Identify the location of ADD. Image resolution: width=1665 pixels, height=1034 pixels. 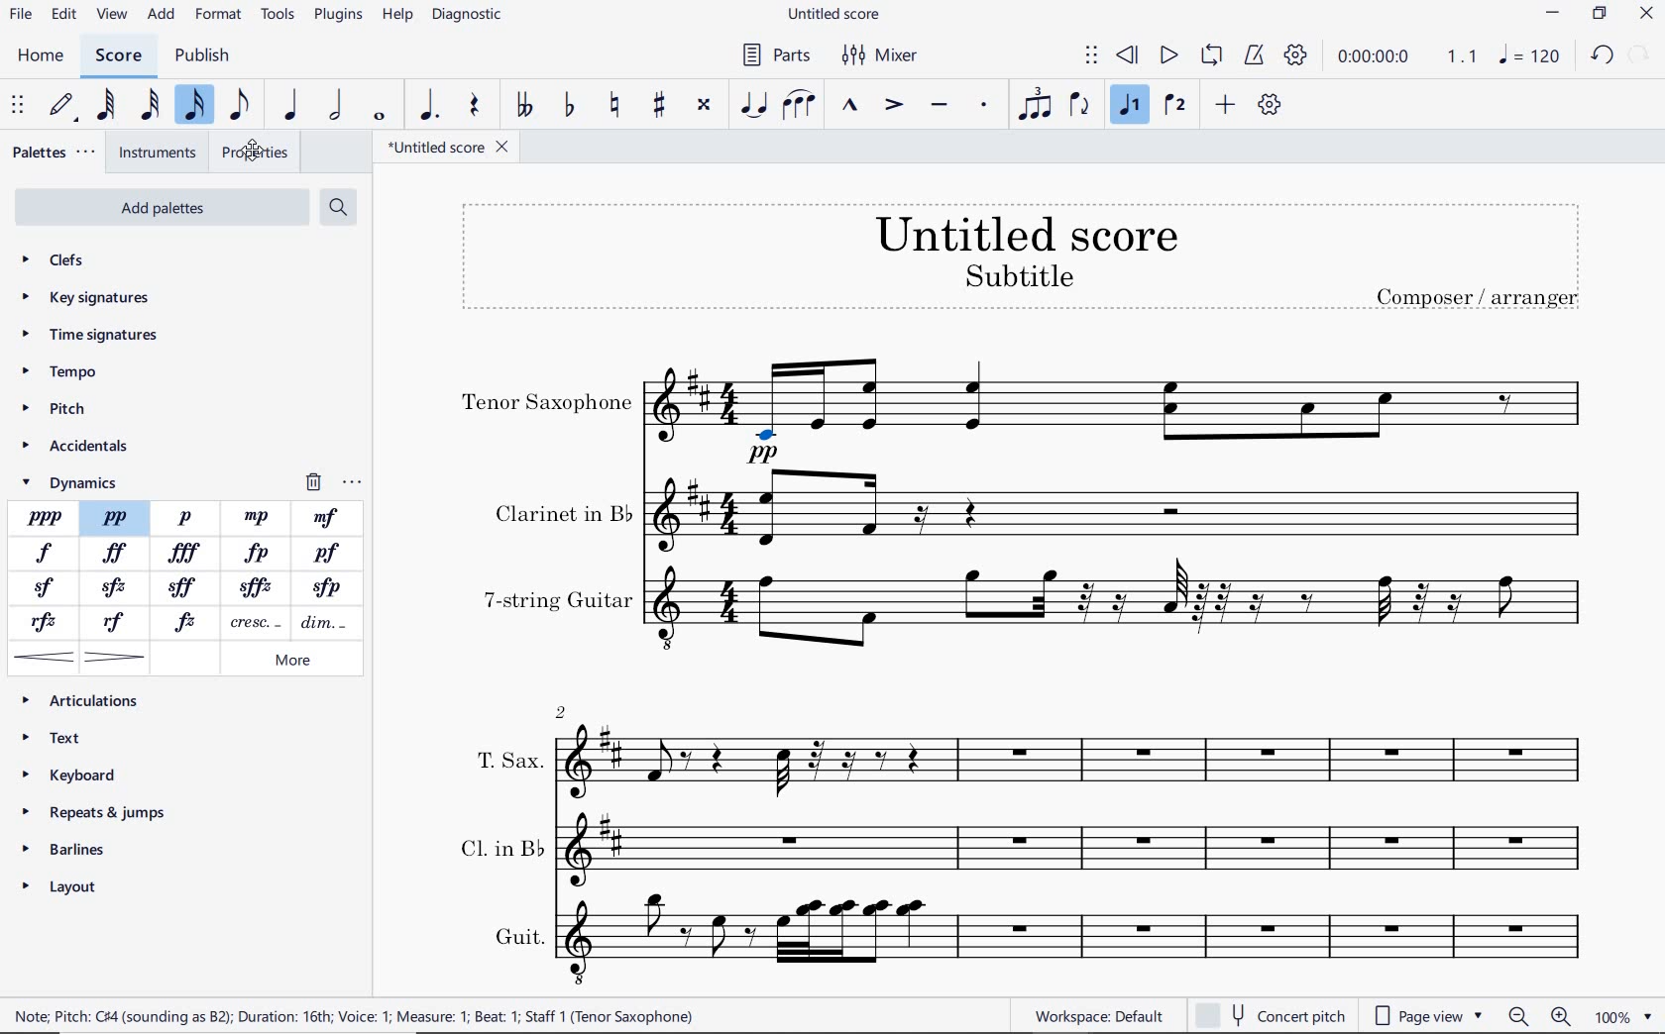
(1226, 102).